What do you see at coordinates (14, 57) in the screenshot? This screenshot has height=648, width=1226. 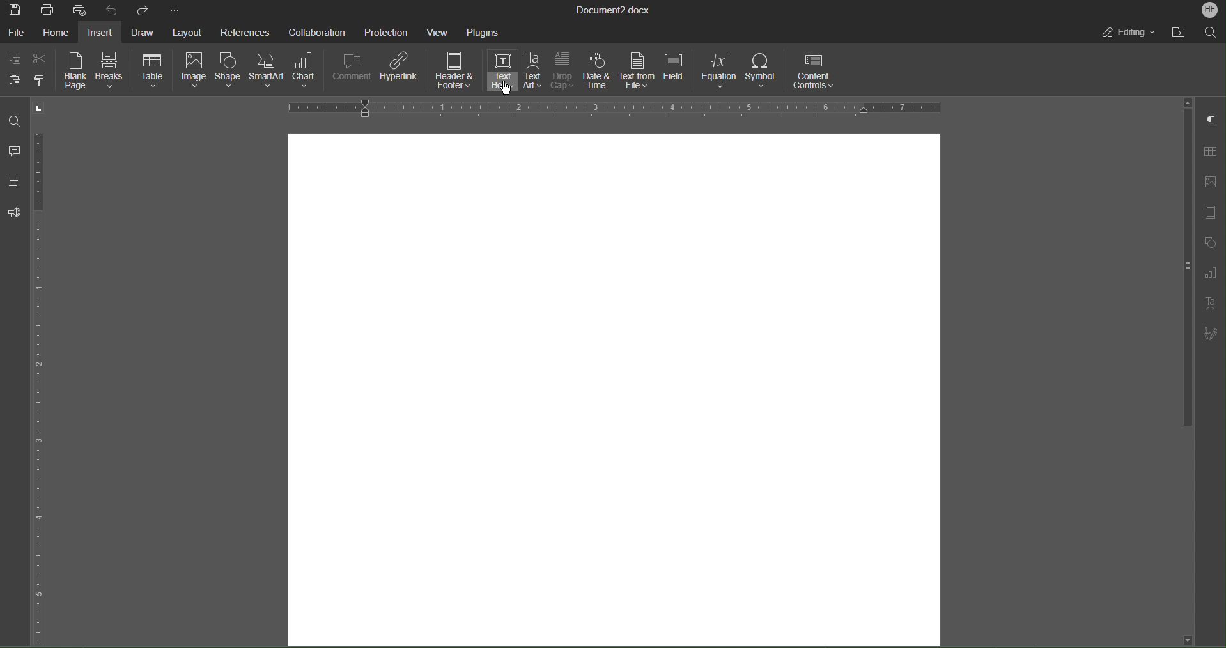 I see `Copy` at bounding box center [14, 57].